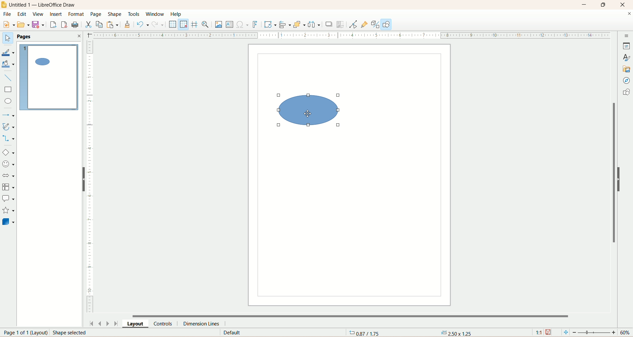 The image size is (633, 337). I want to click on format, so click(78, 15).